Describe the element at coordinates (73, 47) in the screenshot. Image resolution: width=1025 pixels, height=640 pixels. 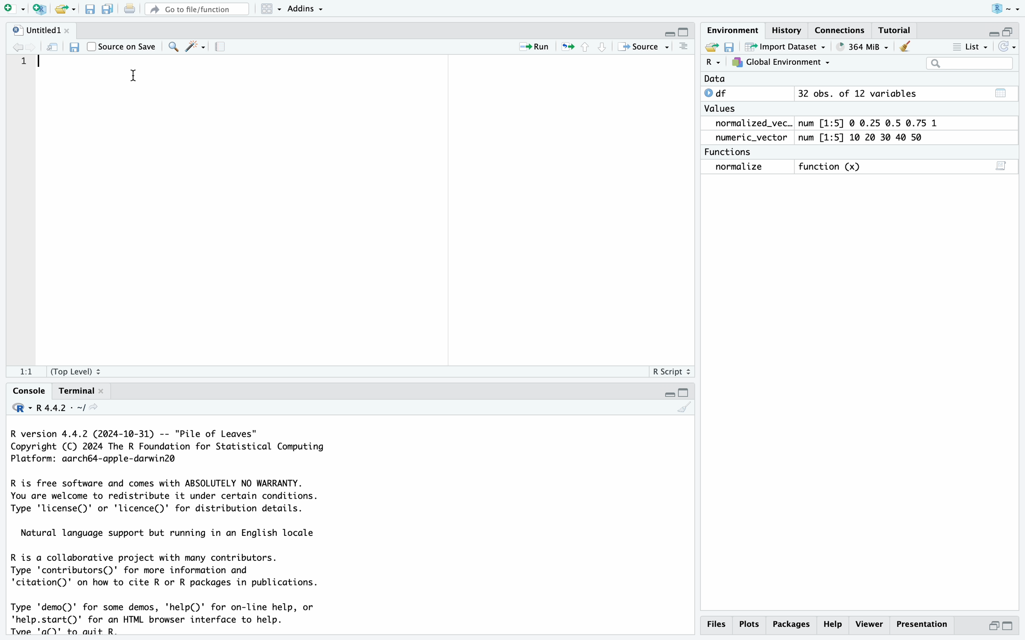
I see `Save` at that location.